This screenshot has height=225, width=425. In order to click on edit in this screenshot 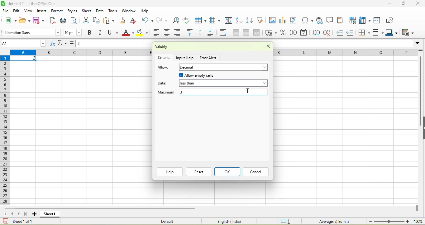, I will do `click(17, 11)`.